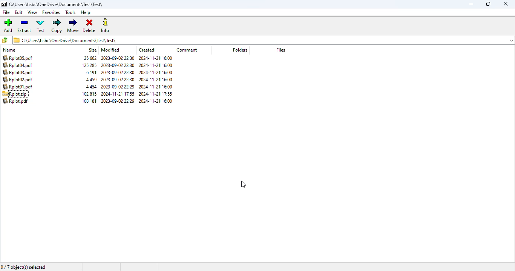 Image resolution: width=515 pixels, height=271 pixels. Describe the element at coordinates (24, 267) in the screenshot. I see `0/7 object(s) selected` at that location.